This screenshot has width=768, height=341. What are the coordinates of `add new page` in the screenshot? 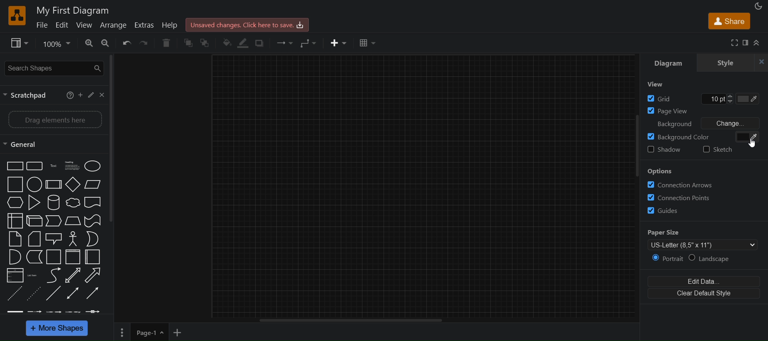 It's located at (180, 333).